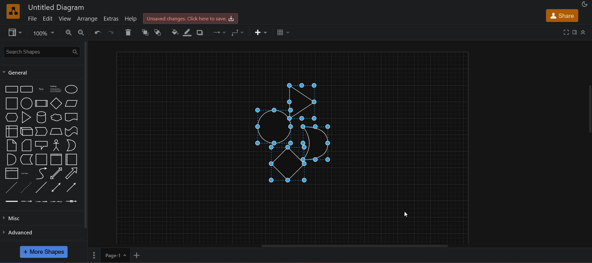 The image size is (592, 263). Describe the element at coordinates (55, 118) in the screenshot. I see `cloud` at that location.